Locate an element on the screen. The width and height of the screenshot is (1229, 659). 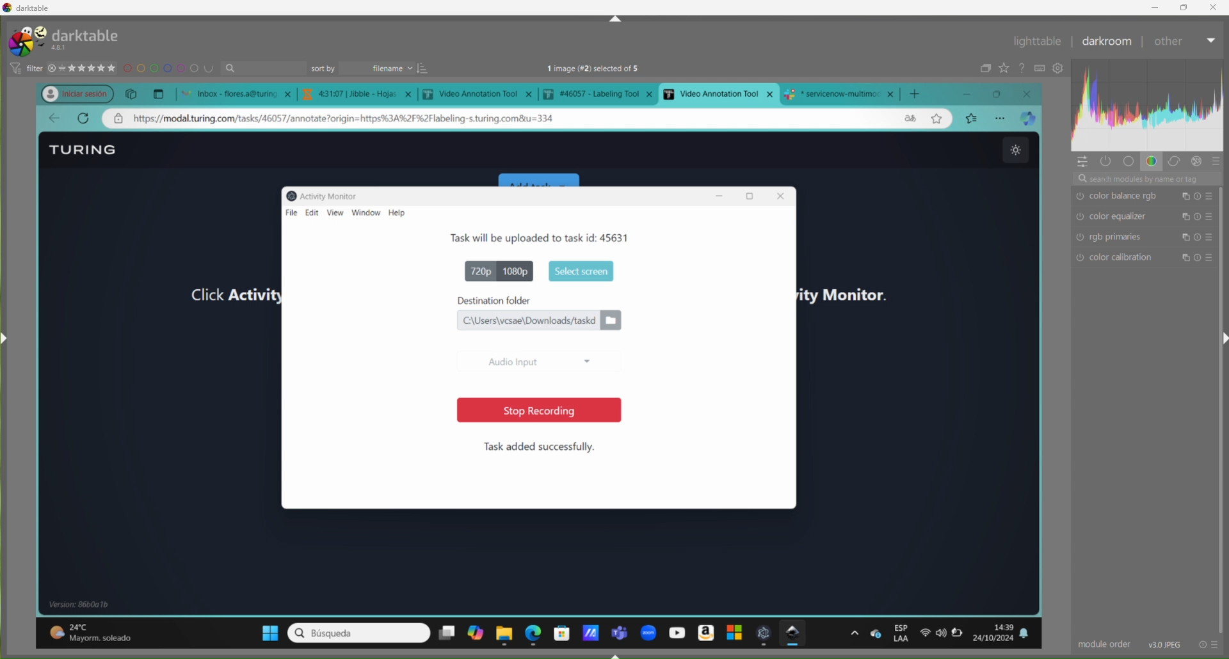
customization is located at coordinates (1148, 115).